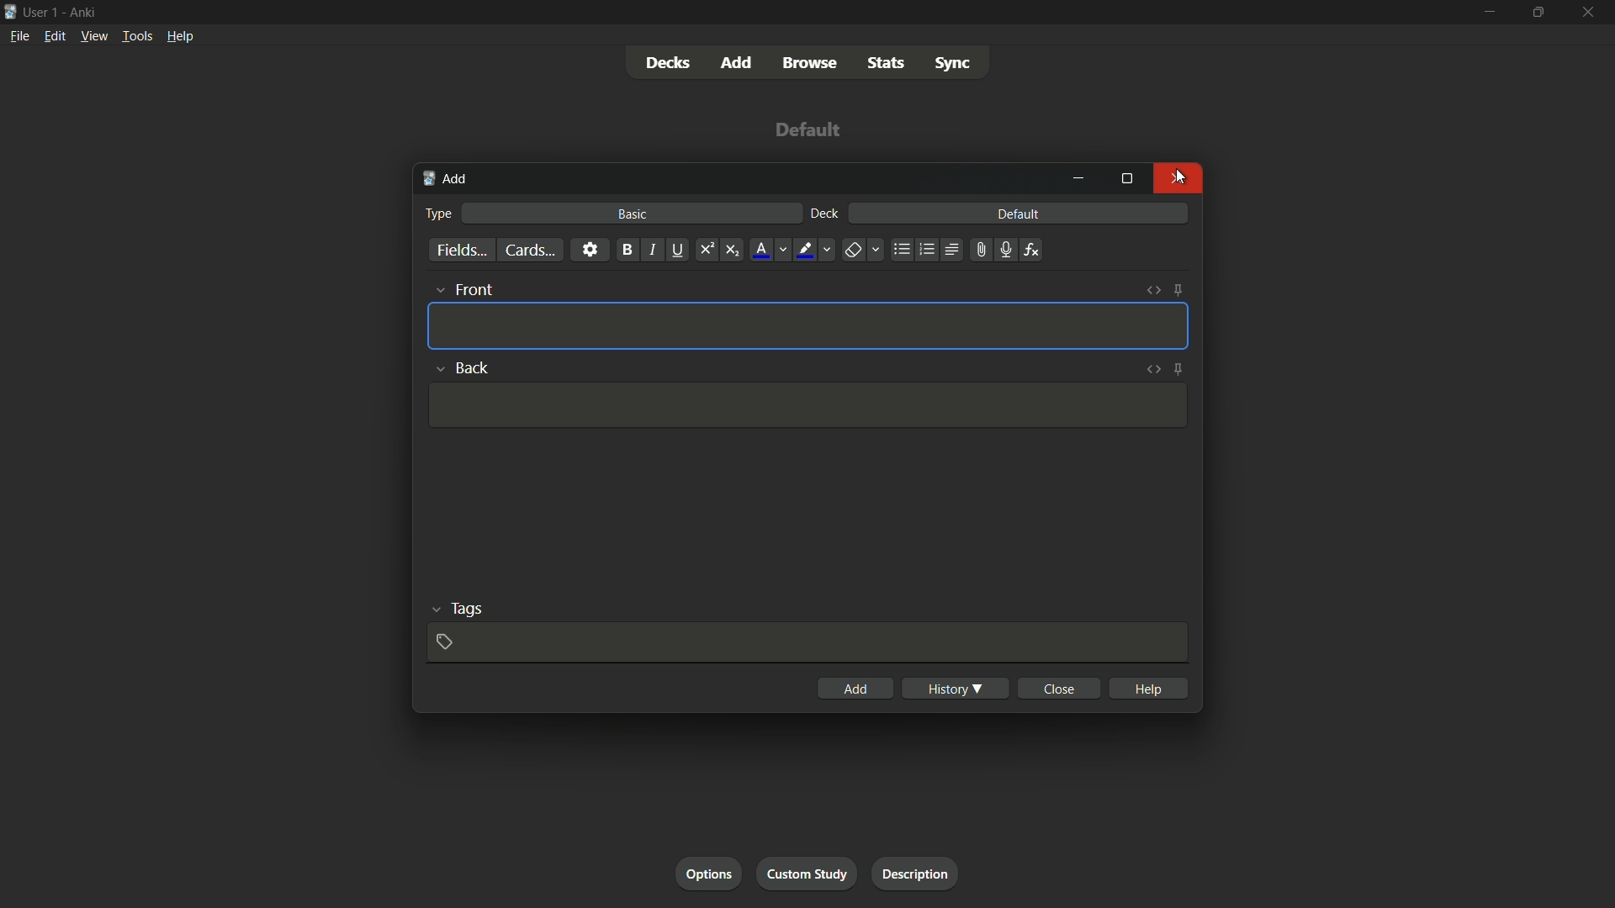 This screenshot has height=908, width=1615. Describe the element at coordinates (1149, 687) in the screenshot. I see `help` at that location.